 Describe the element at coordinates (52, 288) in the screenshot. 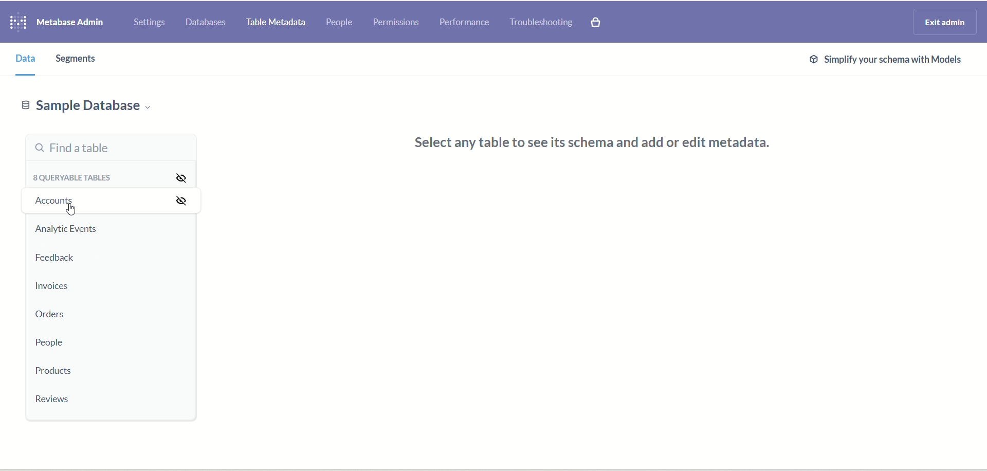

I see `invoices` at that location.